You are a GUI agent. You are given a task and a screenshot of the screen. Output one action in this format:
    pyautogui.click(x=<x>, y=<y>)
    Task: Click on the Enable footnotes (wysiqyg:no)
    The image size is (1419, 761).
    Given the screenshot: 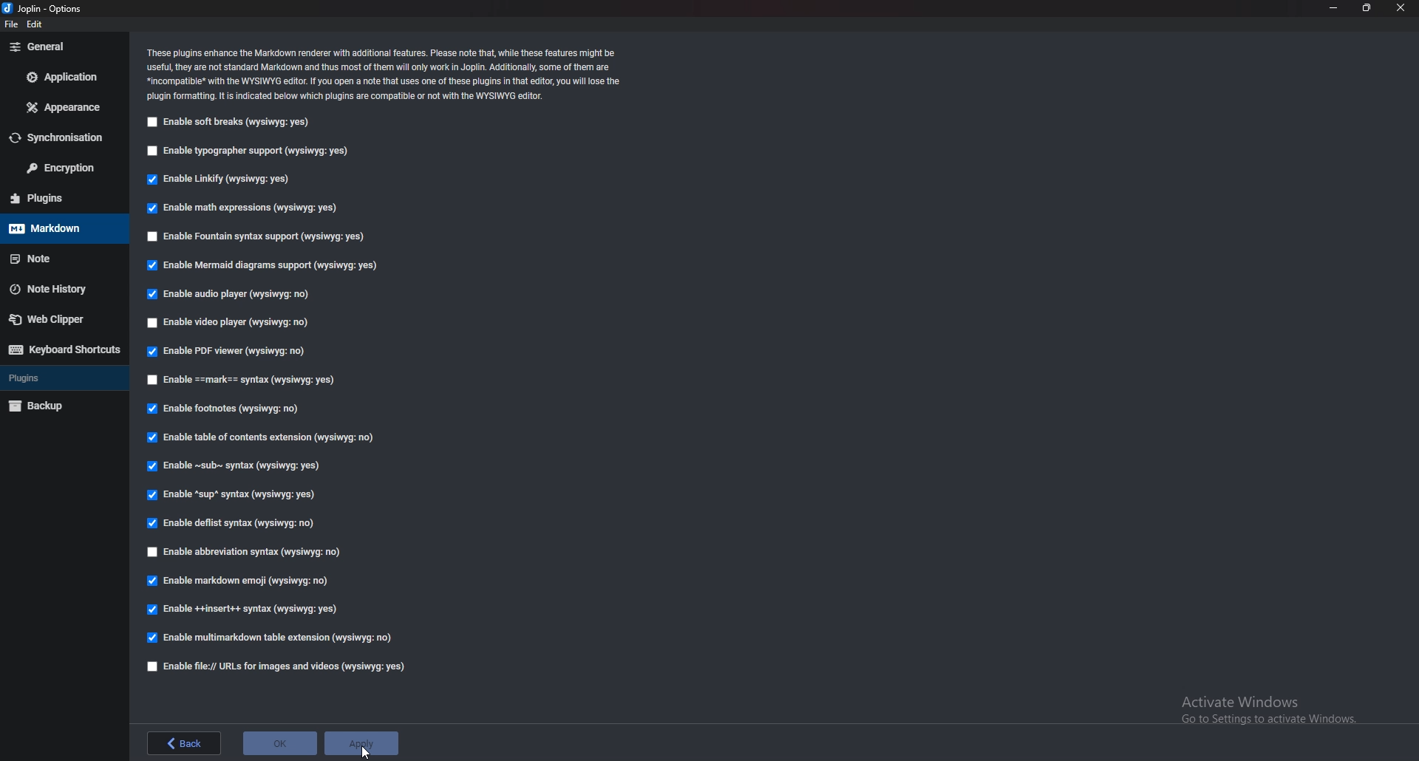 What is the action you would take?
    pyautogui.click(x=222, y=409)
    